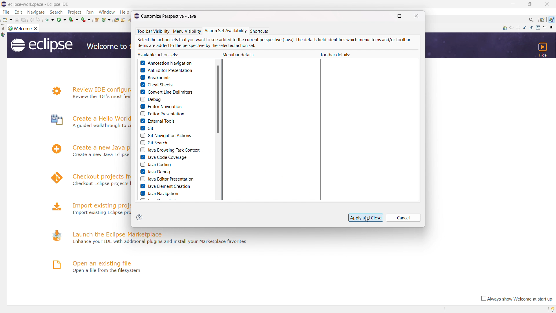 The image size is (556, 313). Describe the element at coordinates (156, 85) in the screenshot. I see `cheat sheets` at that location.